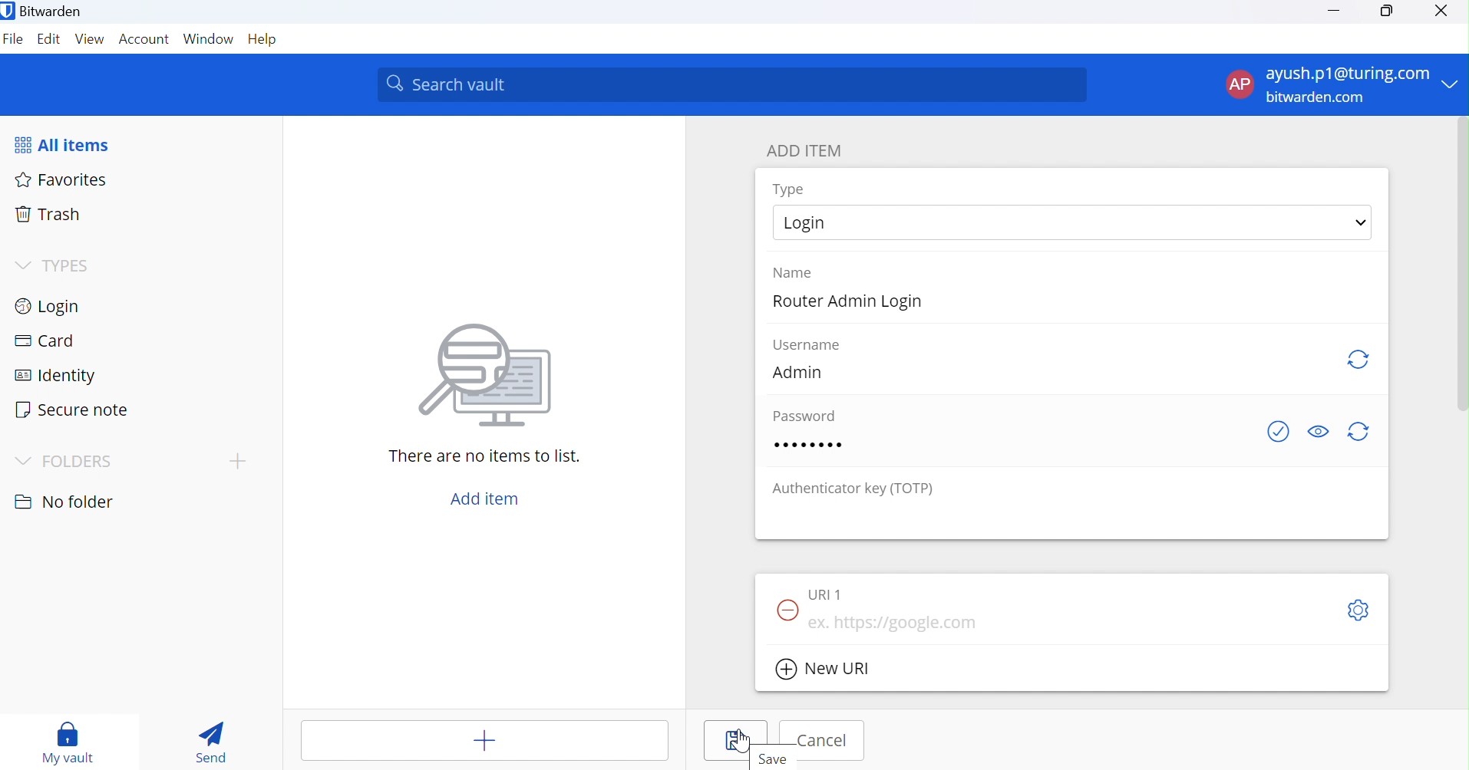  I want to click on No folder, so click(63, 499).